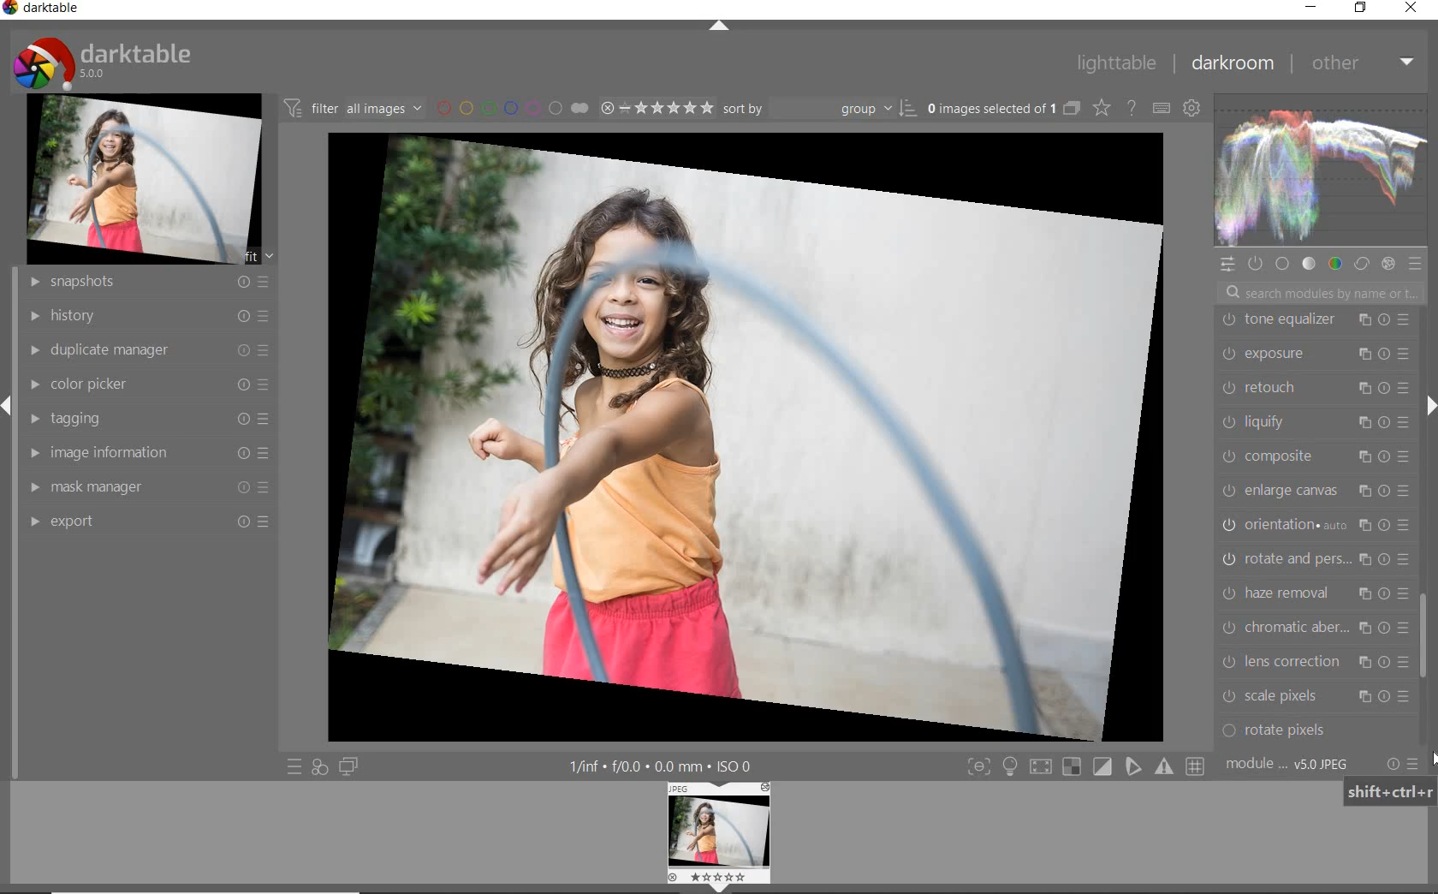 Image resolution: width=1438 pixels, height=894 pixels. What do you see at coordinates (1254, 262) in the screenshot?
I see `show only active module` at bounding box center [1254, 262].